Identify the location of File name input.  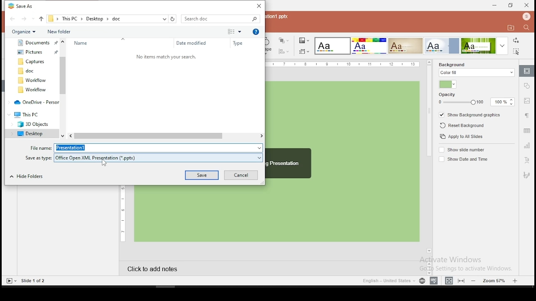
(159, 148).